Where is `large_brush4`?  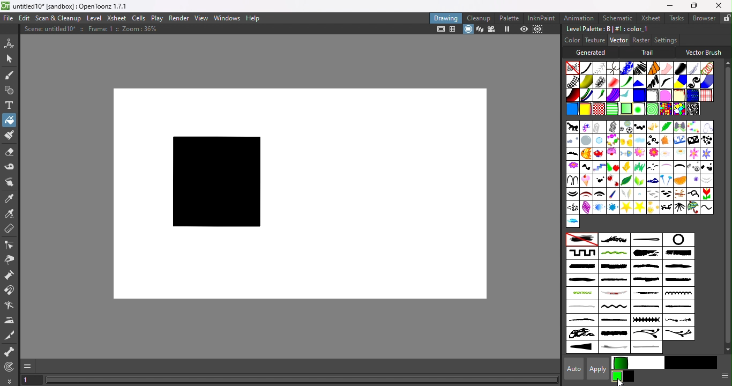
large_brush4 is located at coordinates (614, 267).